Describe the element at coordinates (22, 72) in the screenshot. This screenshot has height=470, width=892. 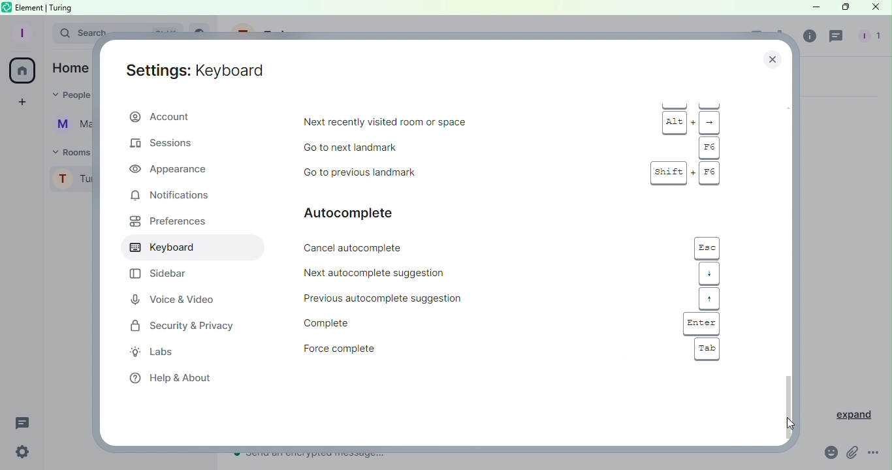
I see `Home` at that location.